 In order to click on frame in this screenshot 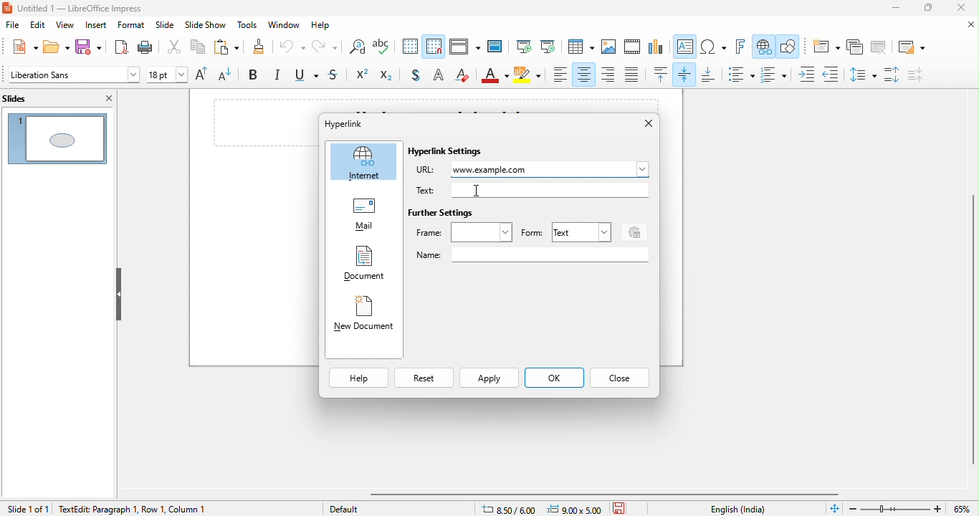, I will do `click(464, 232)`.